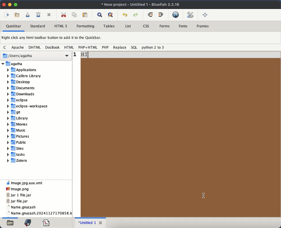 Image resolution: width=281 pixels, height=228 pixels. Describe the element at coordinates (88, 47) in the screenshot. I see `php+html` at that location.